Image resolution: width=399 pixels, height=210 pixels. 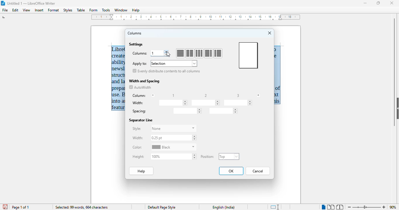 What do you see at coordinates (258, 95) in the screenshot?
I see `forward arrow` at bounding box center [258, 95].